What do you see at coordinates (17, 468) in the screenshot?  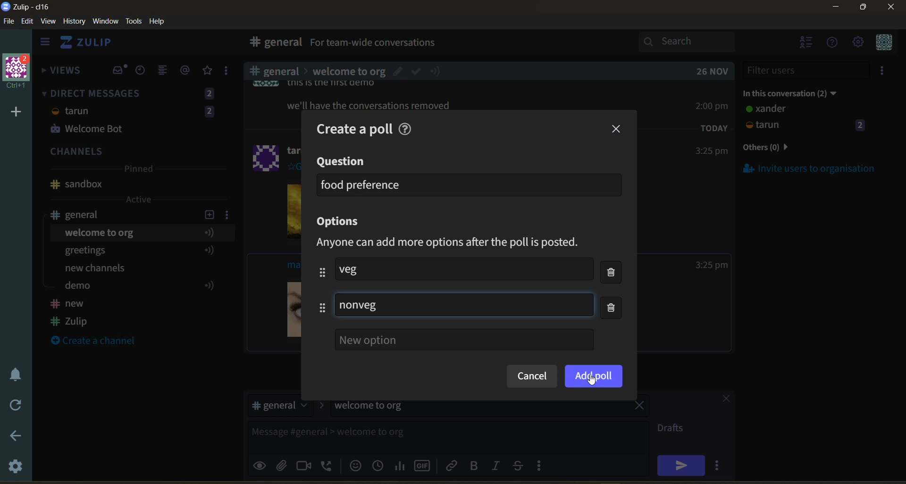 I see `settings` at bounding box center [17, 468].